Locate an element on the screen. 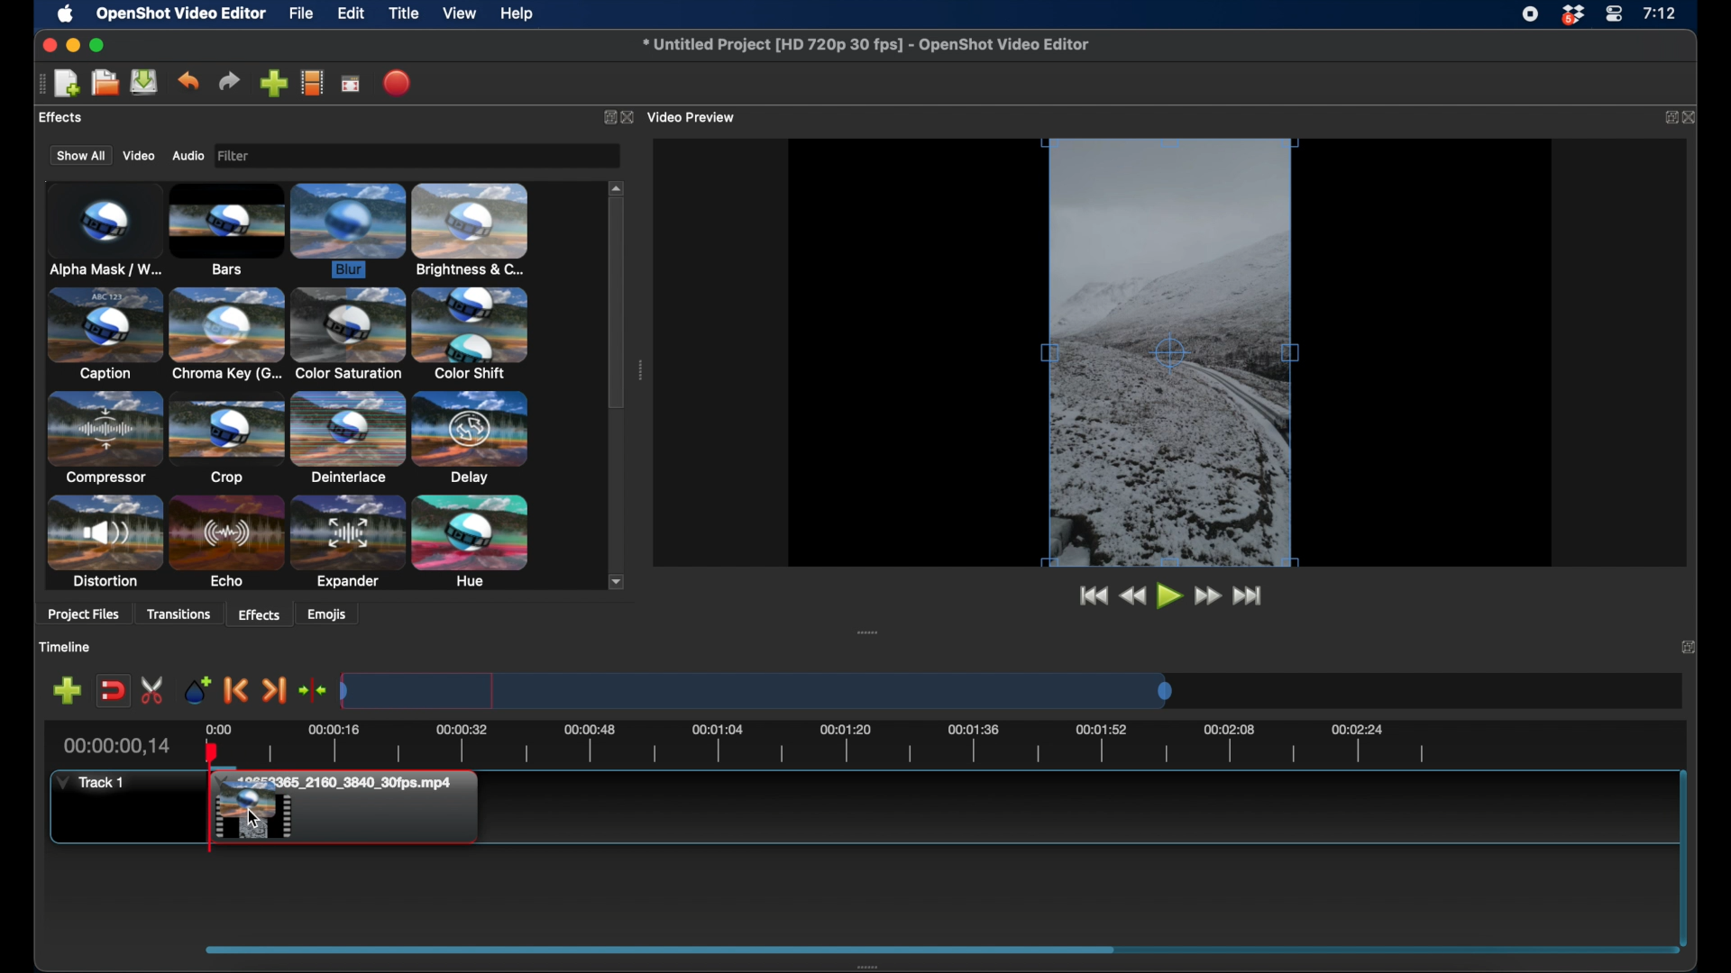 The width and height of the screenshot is (1731, 973). show all is located at coordinates (79, 155).